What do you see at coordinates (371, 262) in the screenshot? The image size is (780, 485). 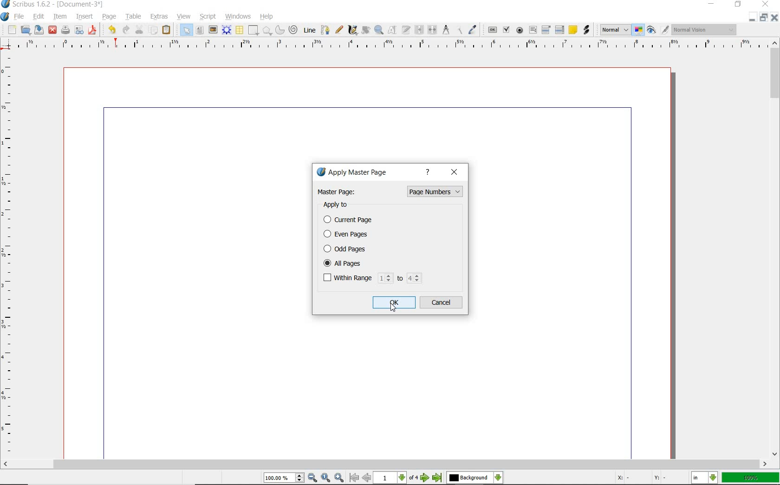 I see `all pages selected` at bounding box center [371, 262].